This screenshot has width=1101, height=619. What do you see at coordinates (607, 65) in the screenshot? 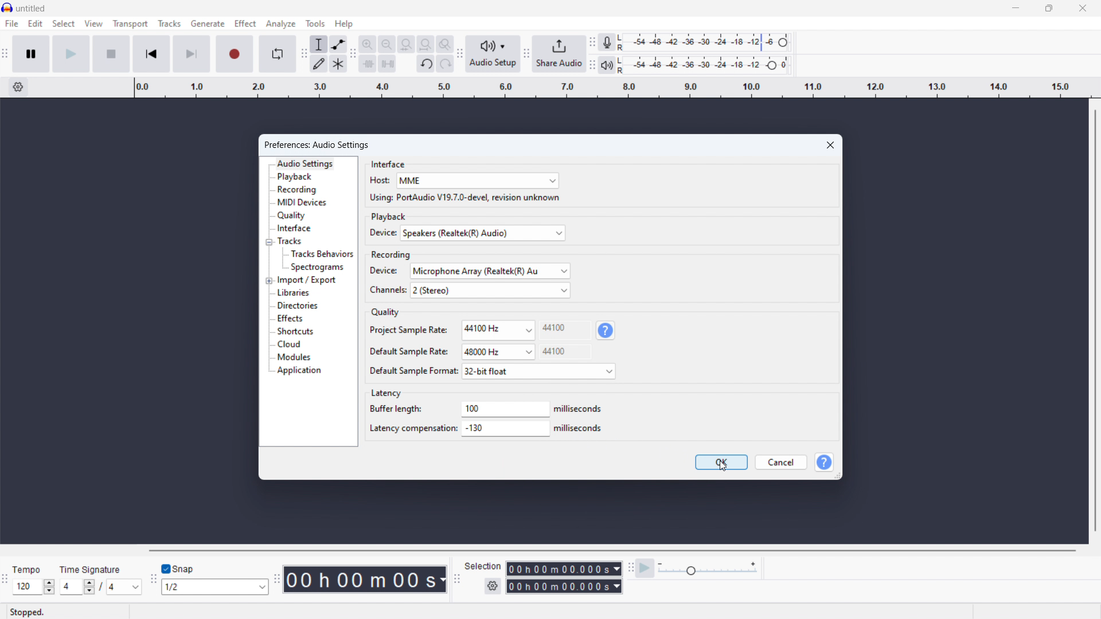
I see `playback meter toolbar` at bounding box center [607, 65].